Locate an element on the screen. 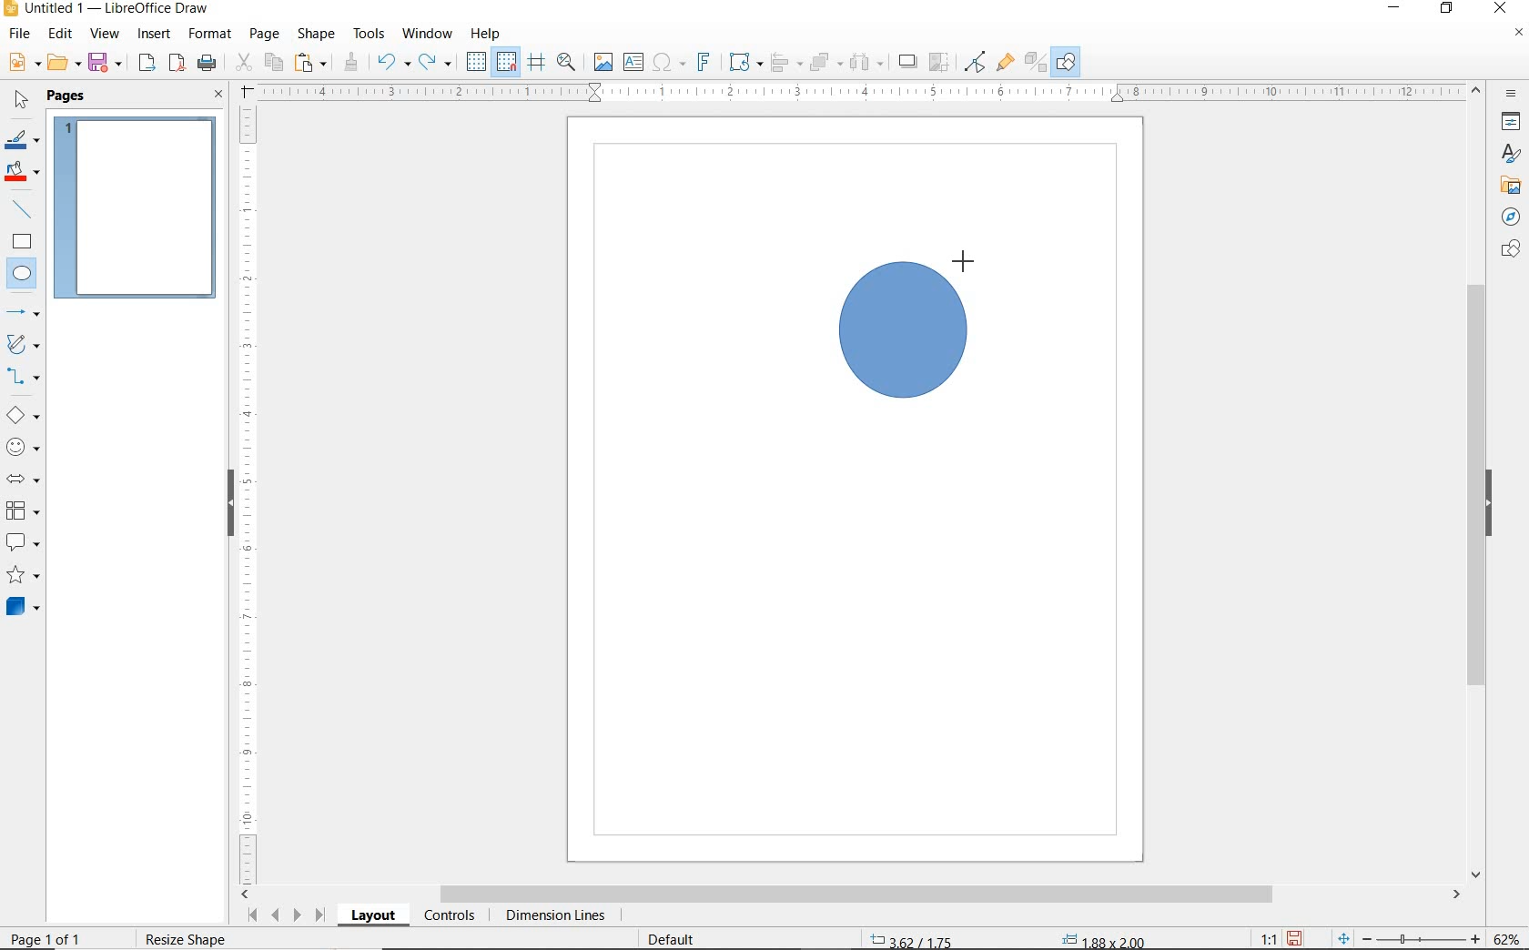 Image resolution: width=1529 pixels, height=950 pixels. LINES AND ARROWS is located at coordinates (25, 314).